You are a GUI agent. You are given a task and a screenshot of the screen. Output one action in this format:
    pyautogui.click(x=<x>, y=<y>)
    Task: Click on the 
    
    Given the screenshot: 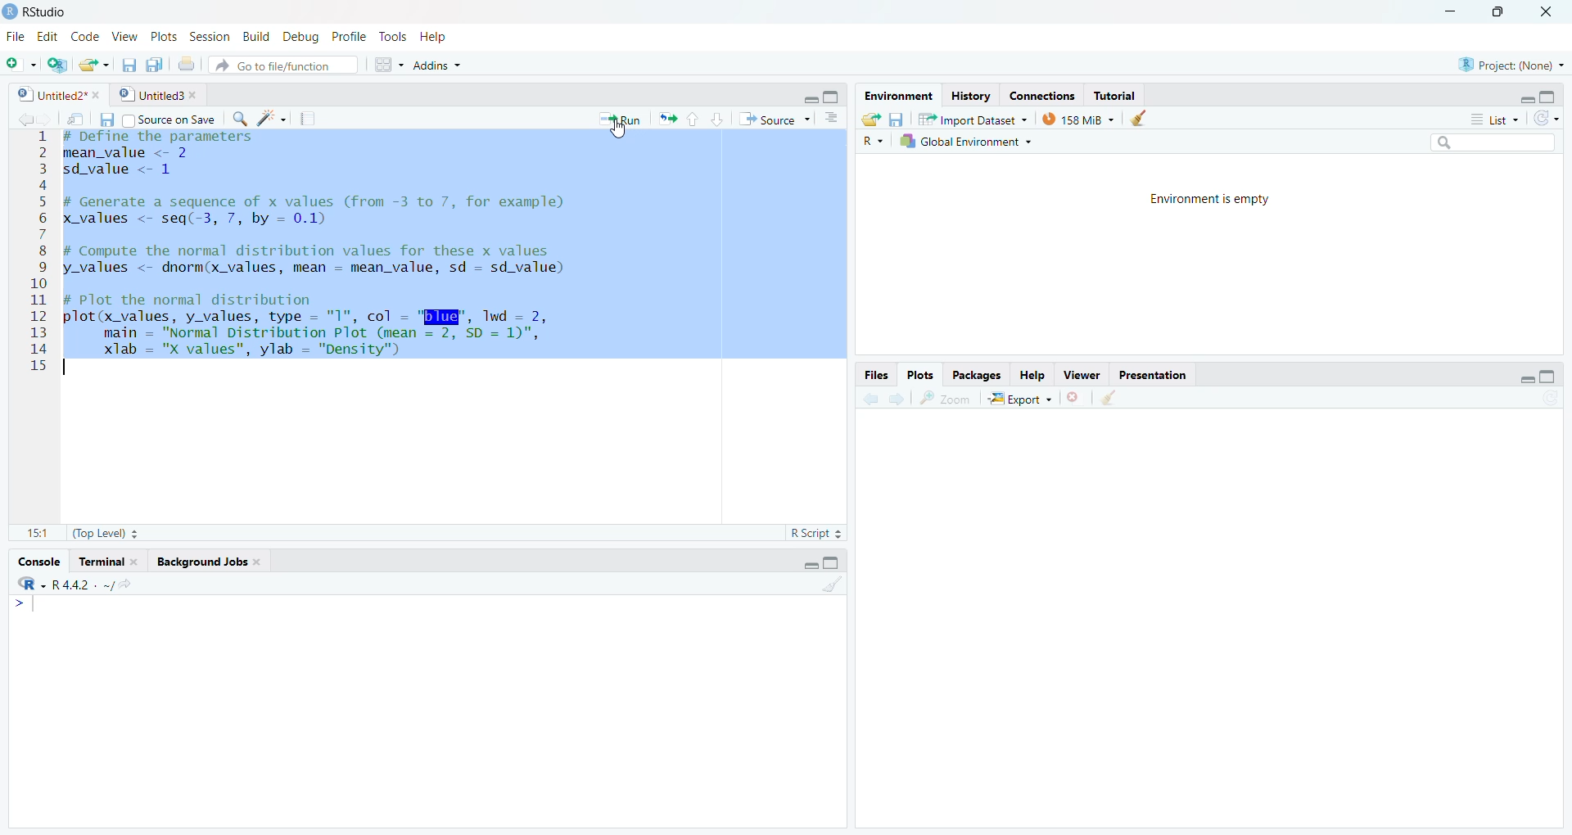 What is the action you would take?
    pyautogui.click(x=831, y=119)
    